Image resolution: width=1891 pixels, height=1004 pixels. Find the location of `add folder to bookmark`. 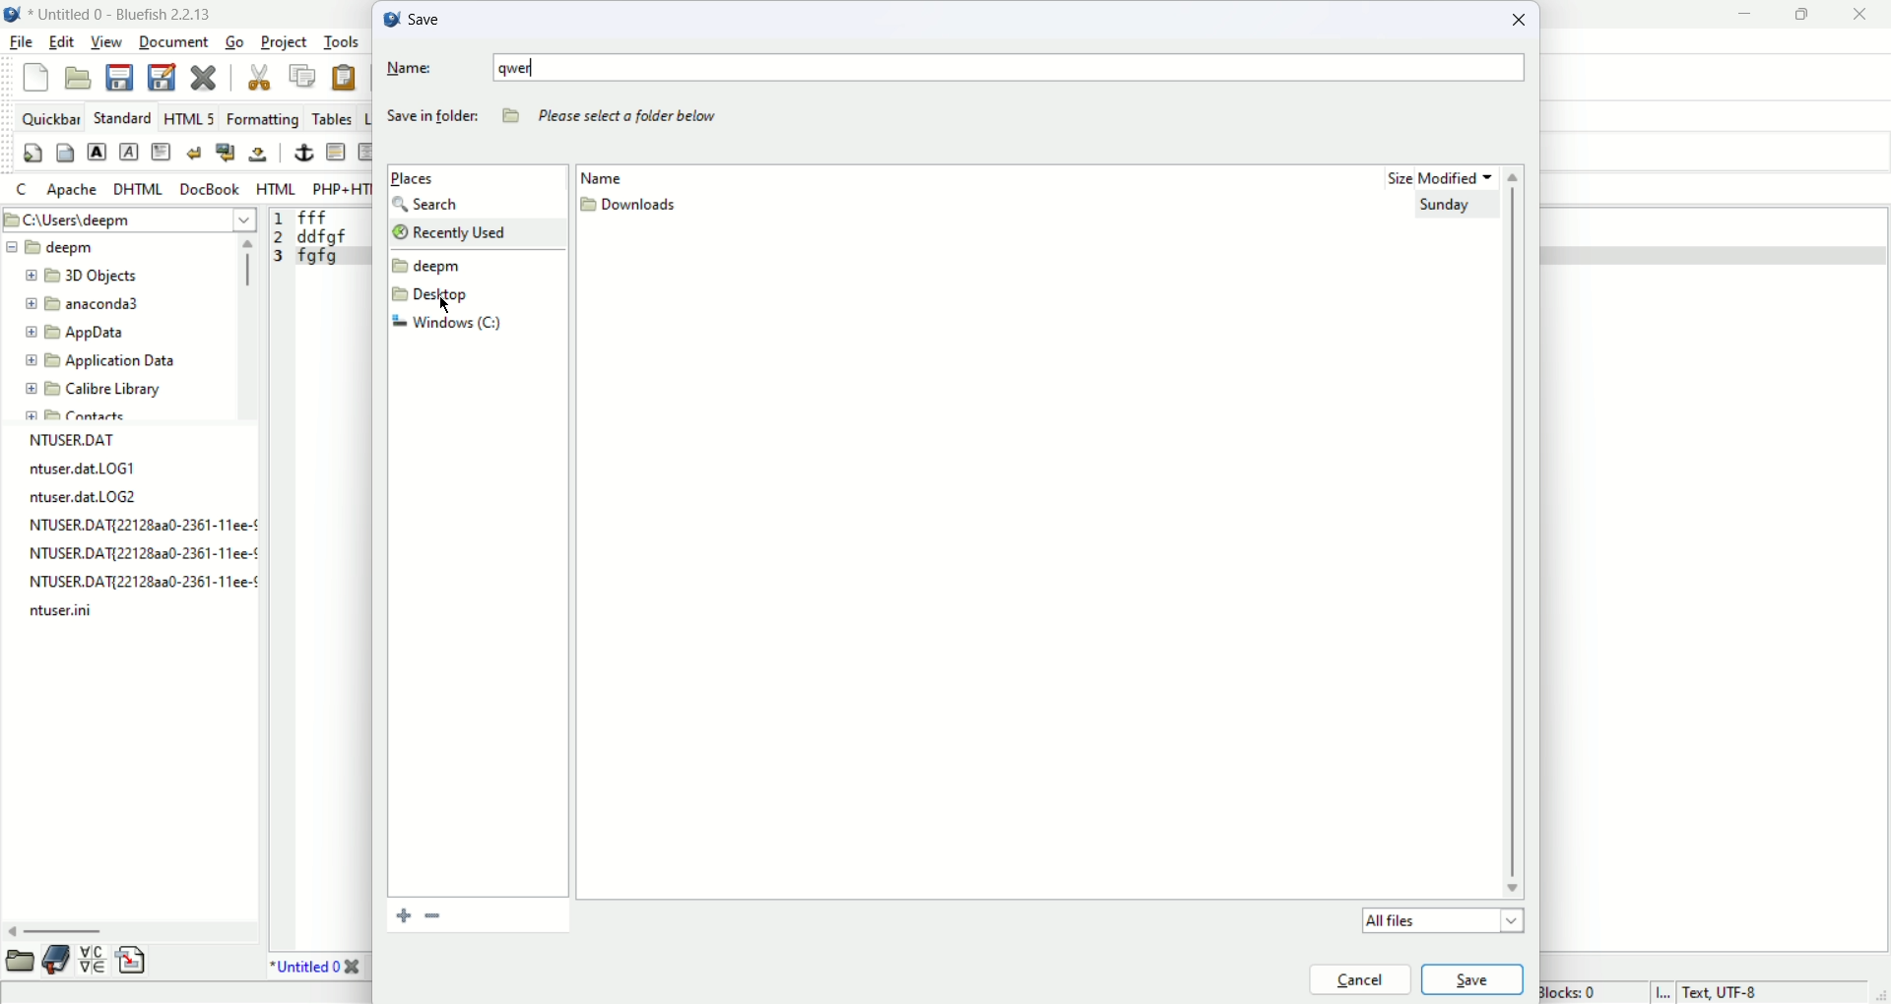

add folder to bookmark is located at coordinates (395, 915).